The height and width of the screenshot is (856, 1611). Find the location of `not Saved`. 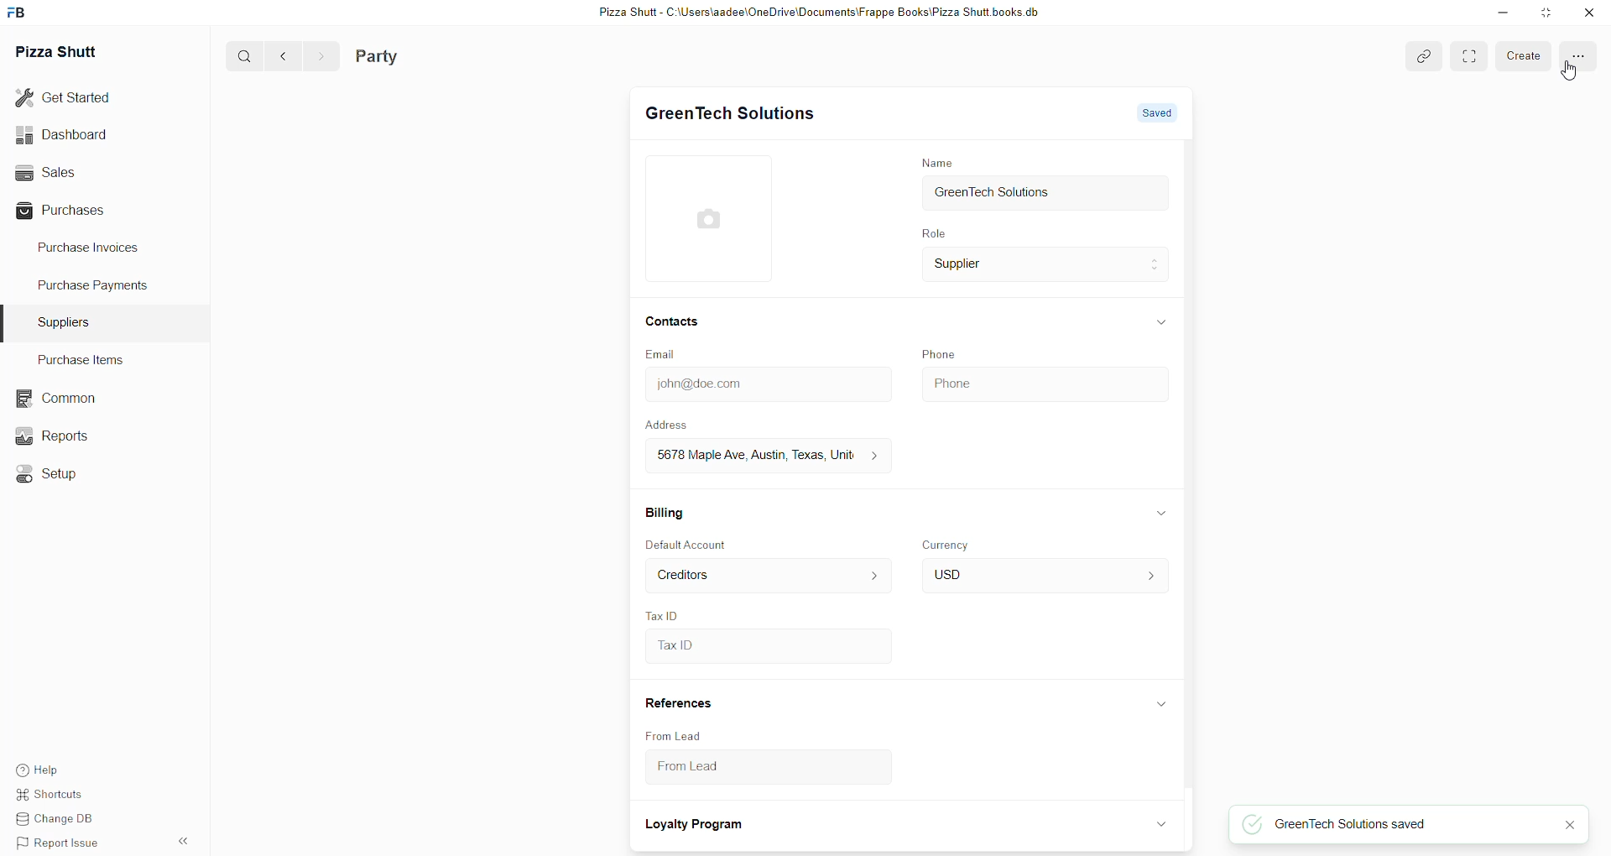

not Saved is located at coordinates (1150, 114).